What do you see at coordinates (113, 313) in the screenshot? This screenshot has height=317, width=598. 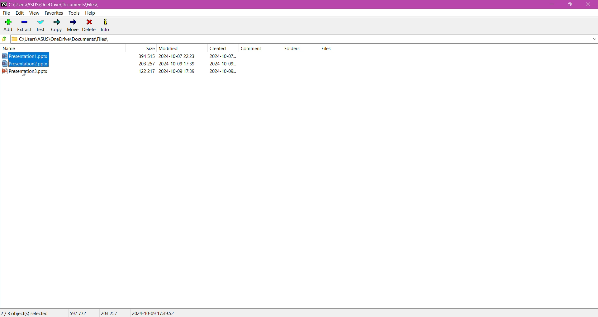 I see `203257` at bounding box center [113, 313].